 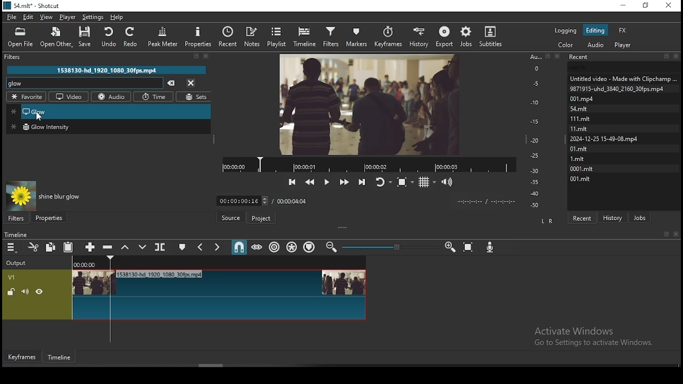 What do you see at coordinates (117, 17) in the screenshot?
I see `help` at bounding box center [117, 17].